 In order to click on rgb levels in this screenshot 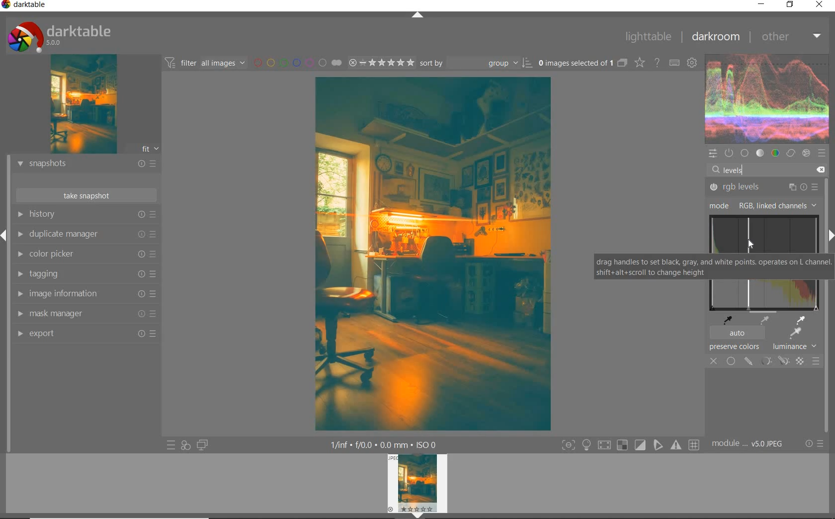, I will do `click(763, 187)`.